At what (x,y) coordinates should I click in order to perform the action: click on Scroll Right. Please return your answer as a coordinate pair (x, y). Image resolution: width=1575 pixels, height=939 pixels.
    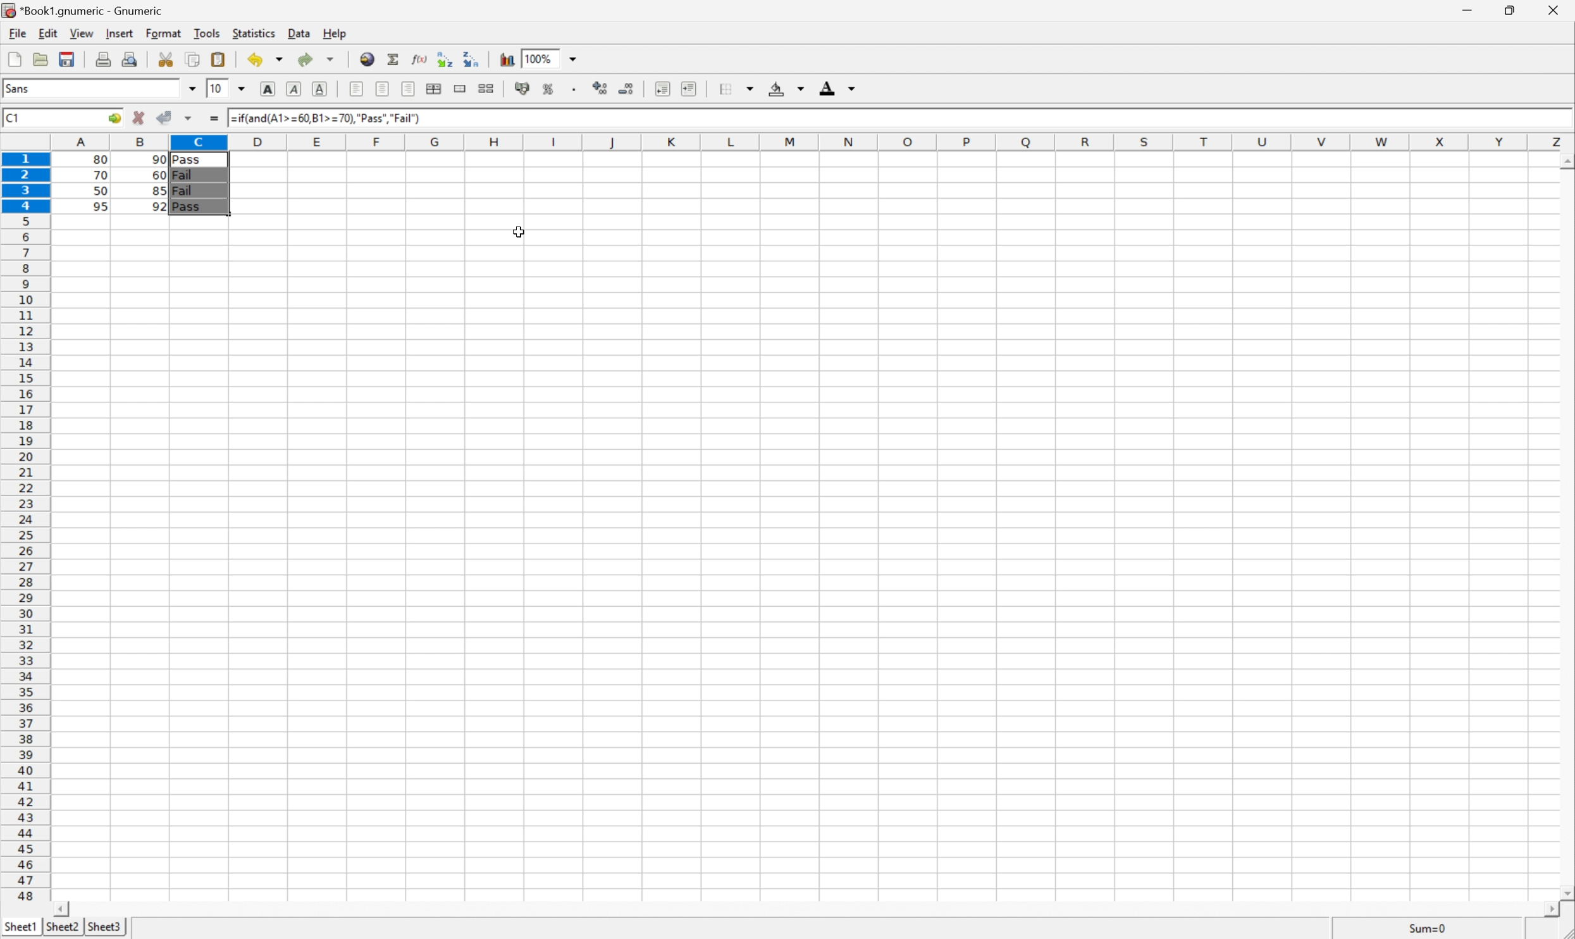
    Looking at the image, I should click on (1547, 909).